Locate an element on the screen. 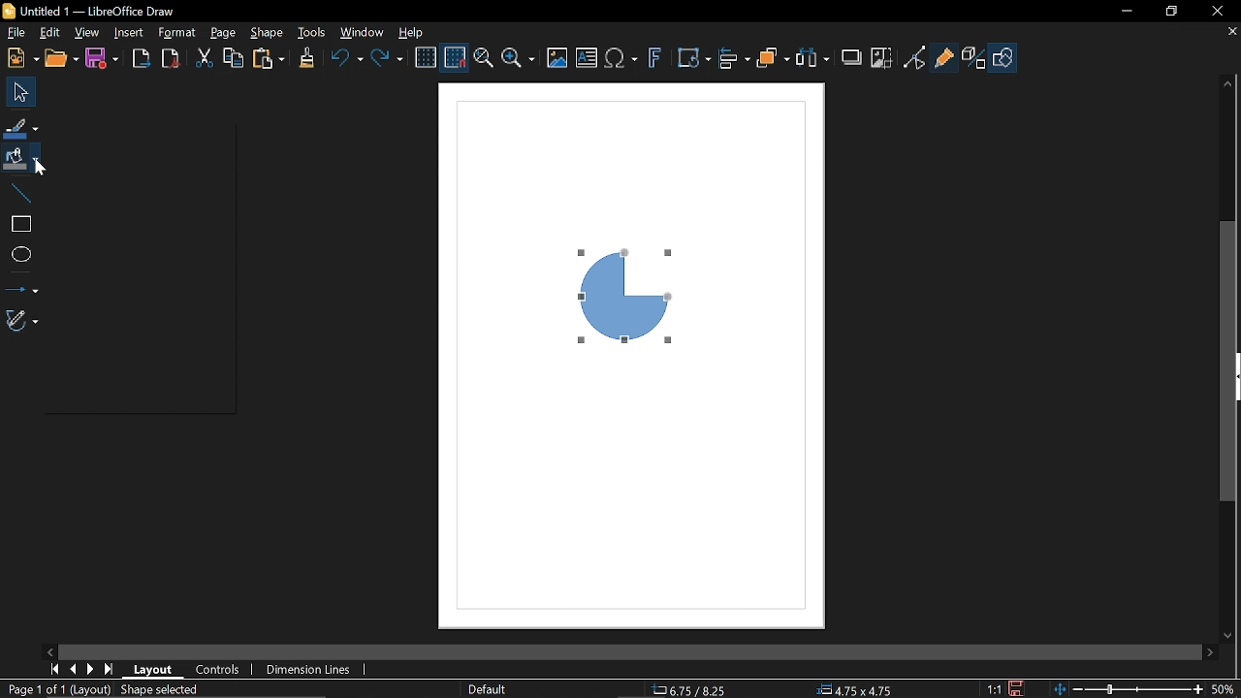 This screenshot has width=1241, height=698. Close tab is located at coordinates (1231, 33).